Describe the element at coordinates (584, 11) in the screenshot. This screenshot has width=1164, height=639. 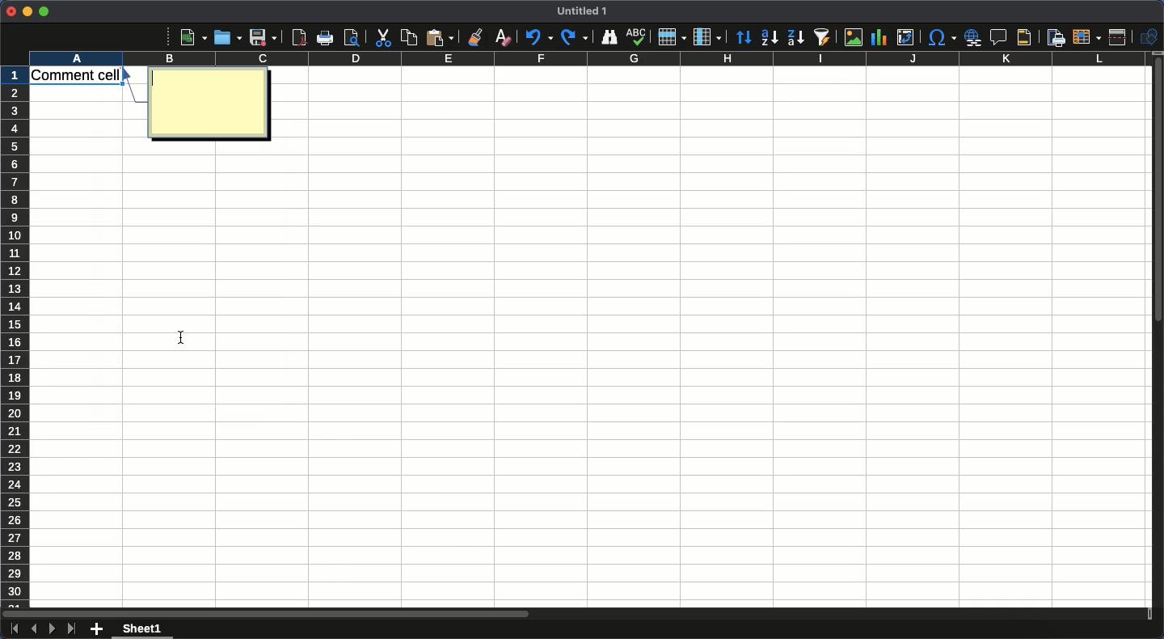
I see `Title` at that location.